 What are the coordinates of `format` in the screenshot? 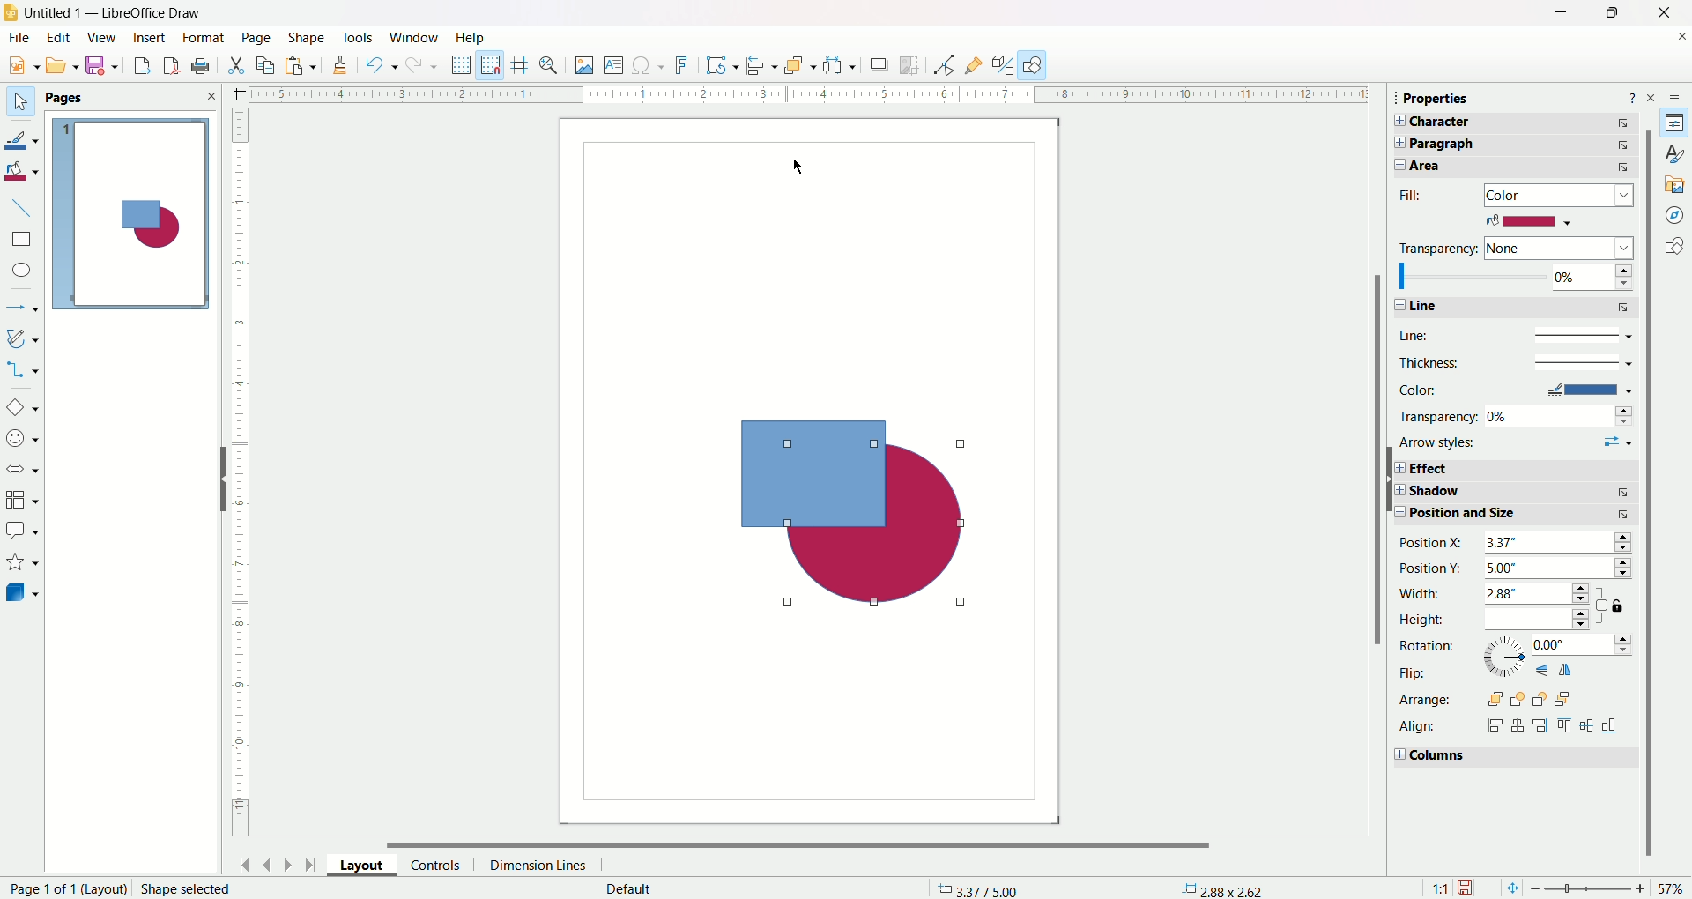 It's located at (203, 38).